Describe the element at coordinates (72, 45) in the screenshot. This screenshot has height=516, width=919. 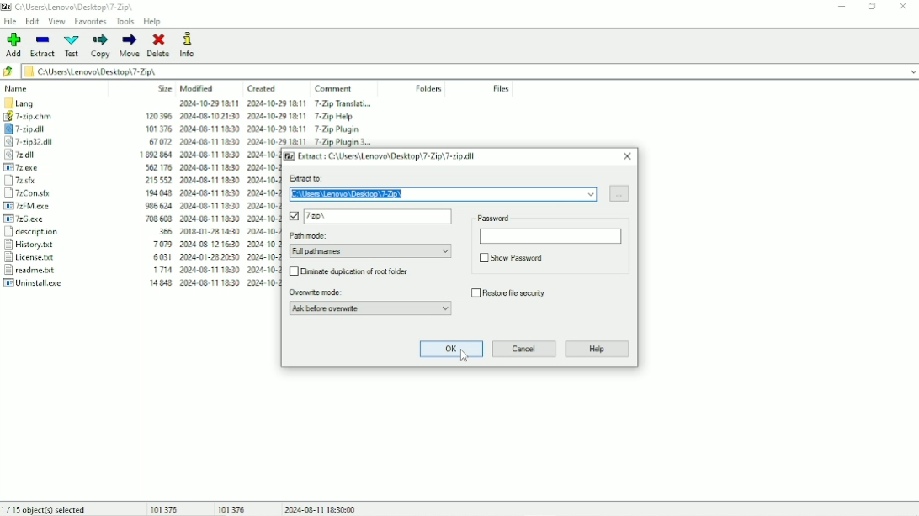
I see `Test` at that location.